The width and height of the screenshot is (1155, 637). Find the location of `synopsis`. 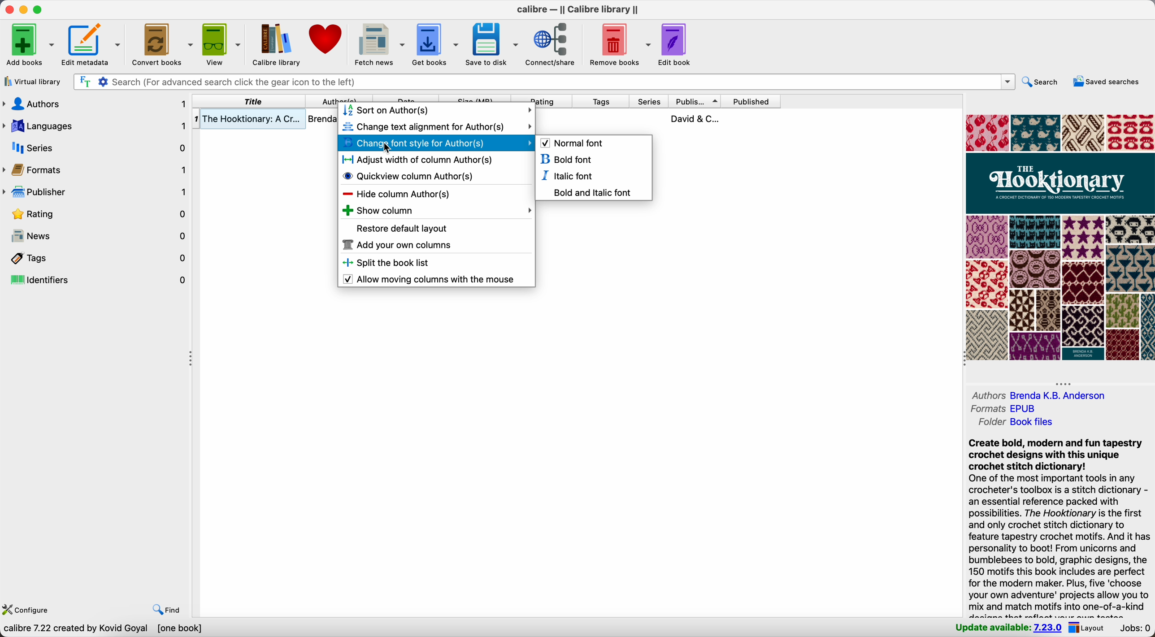

synopsis is located at coordinates (1058, 526).